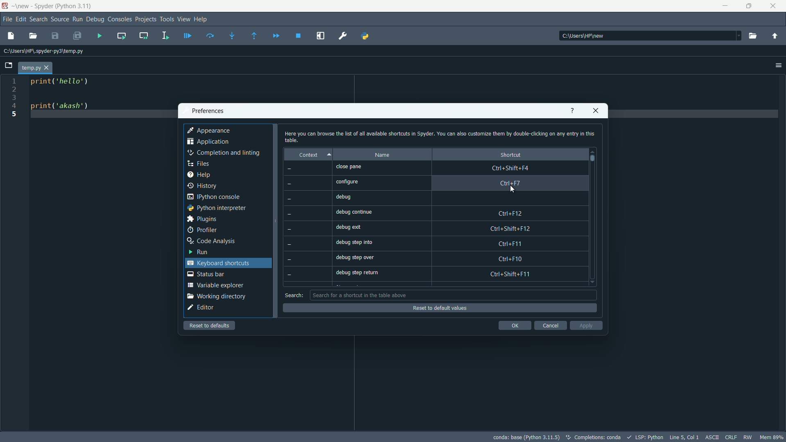  I want to click on projects menu, so click(146, 19).